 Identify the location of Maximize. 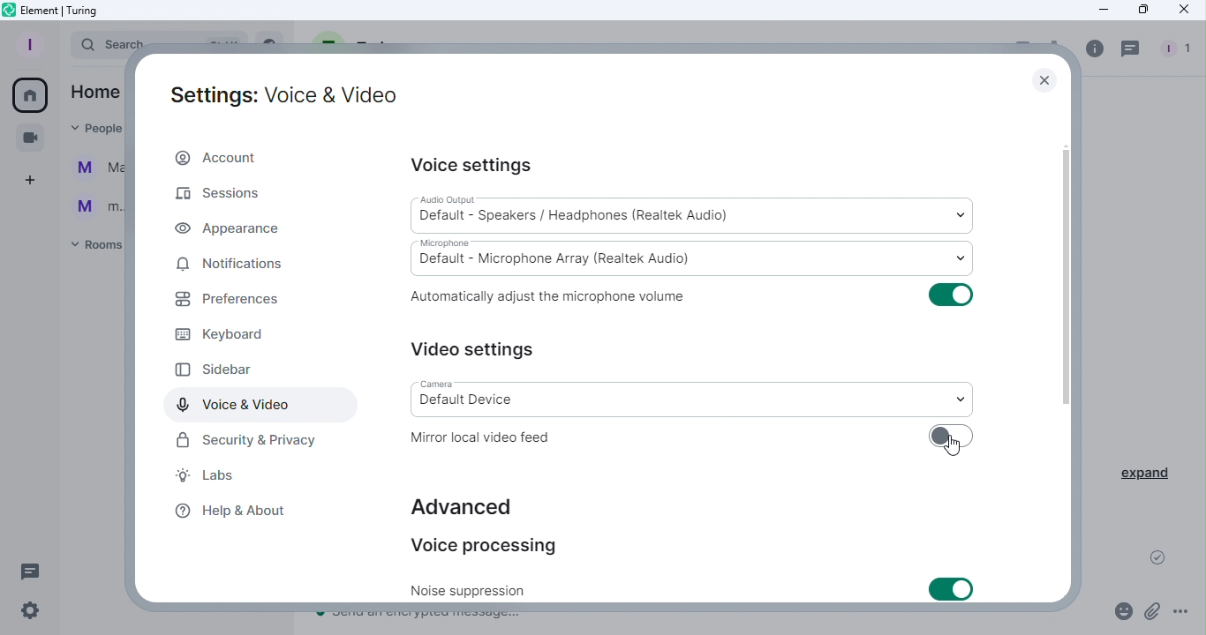
(1137, 11).